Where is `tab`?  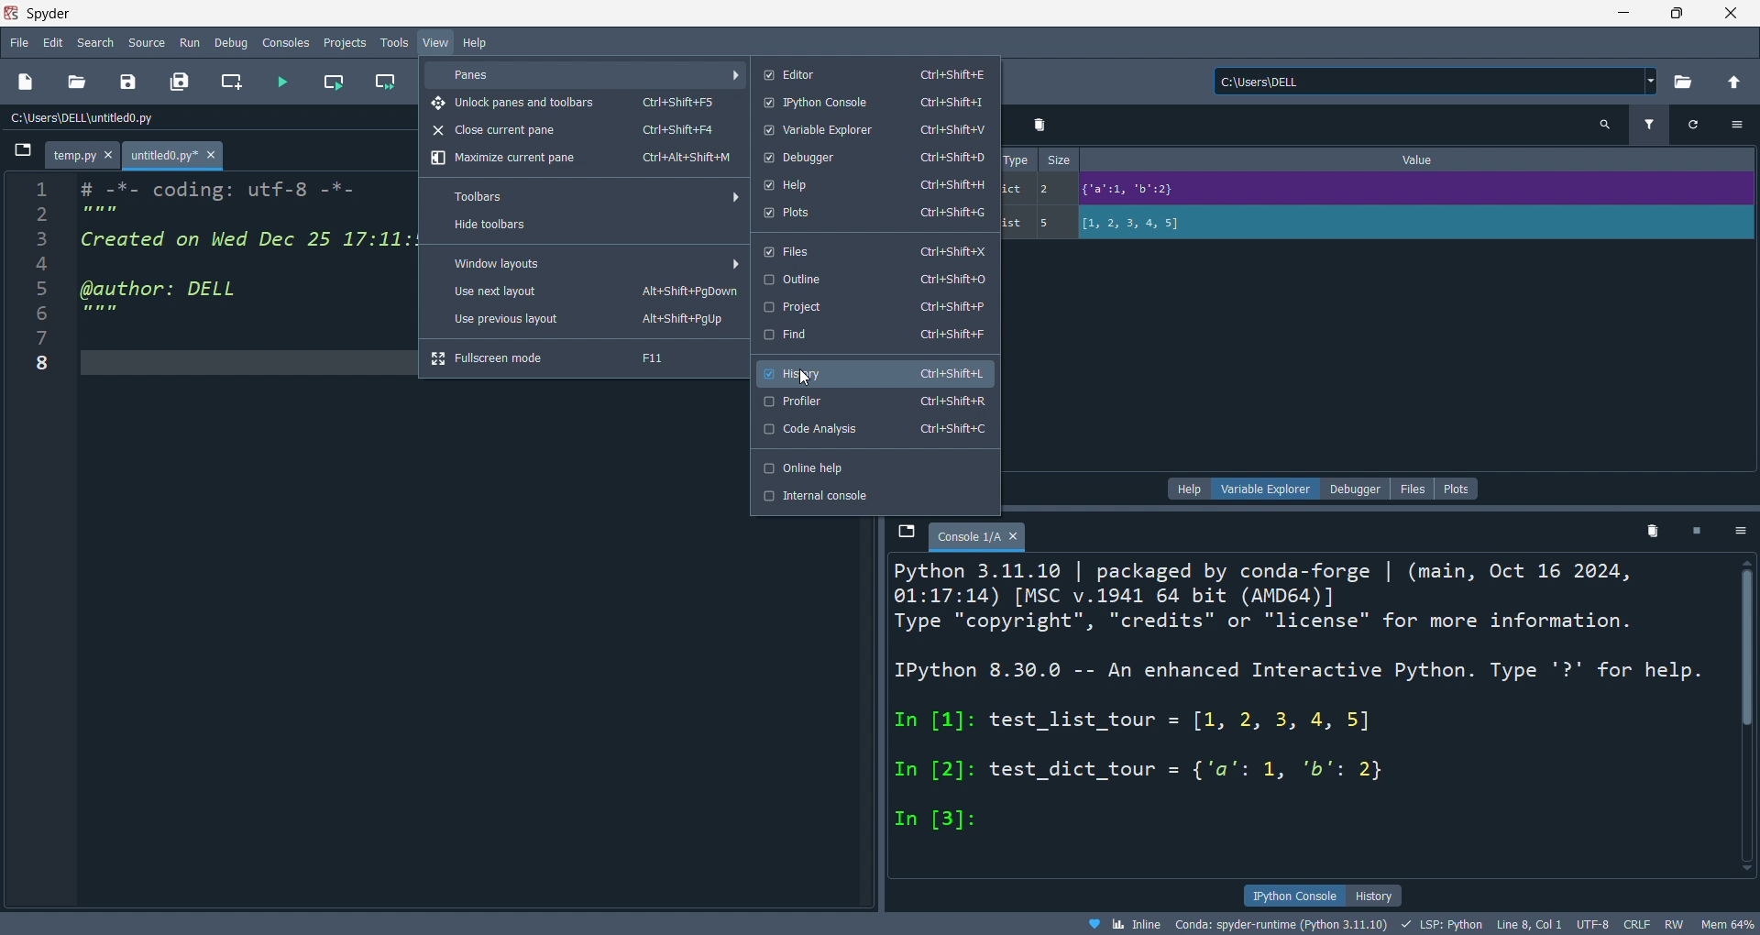
tab is located at coordinates (978, 537).